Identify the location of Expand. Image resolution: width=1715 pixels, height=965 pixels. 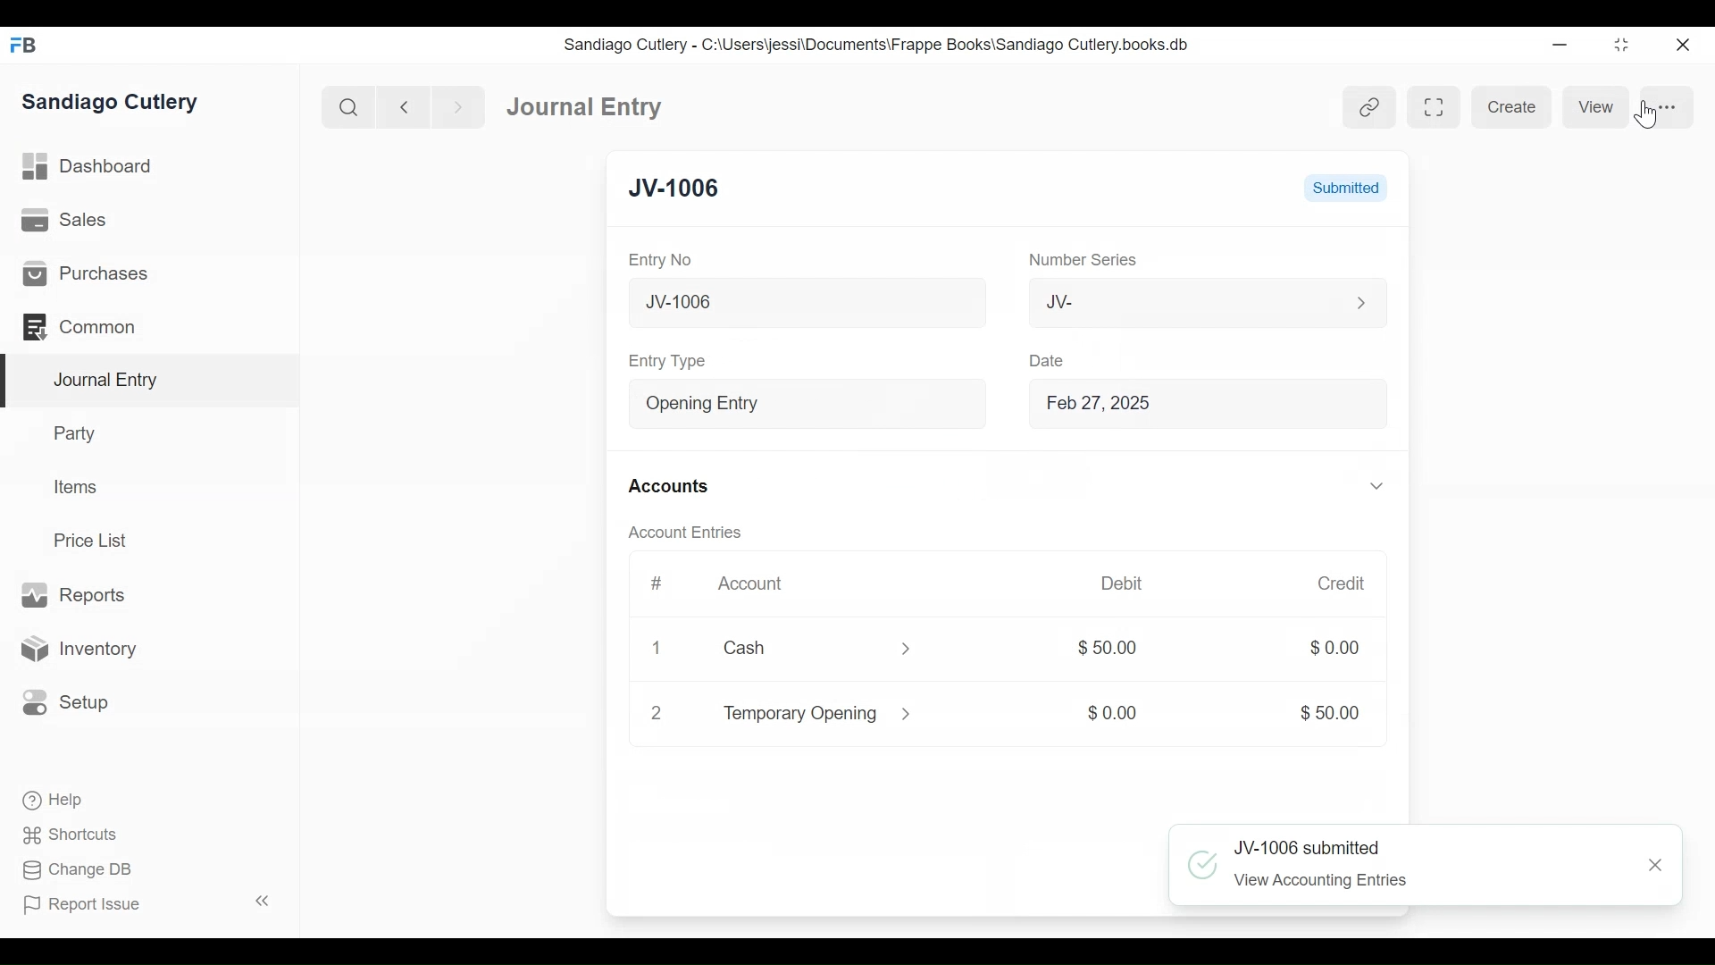
(1367, 485).